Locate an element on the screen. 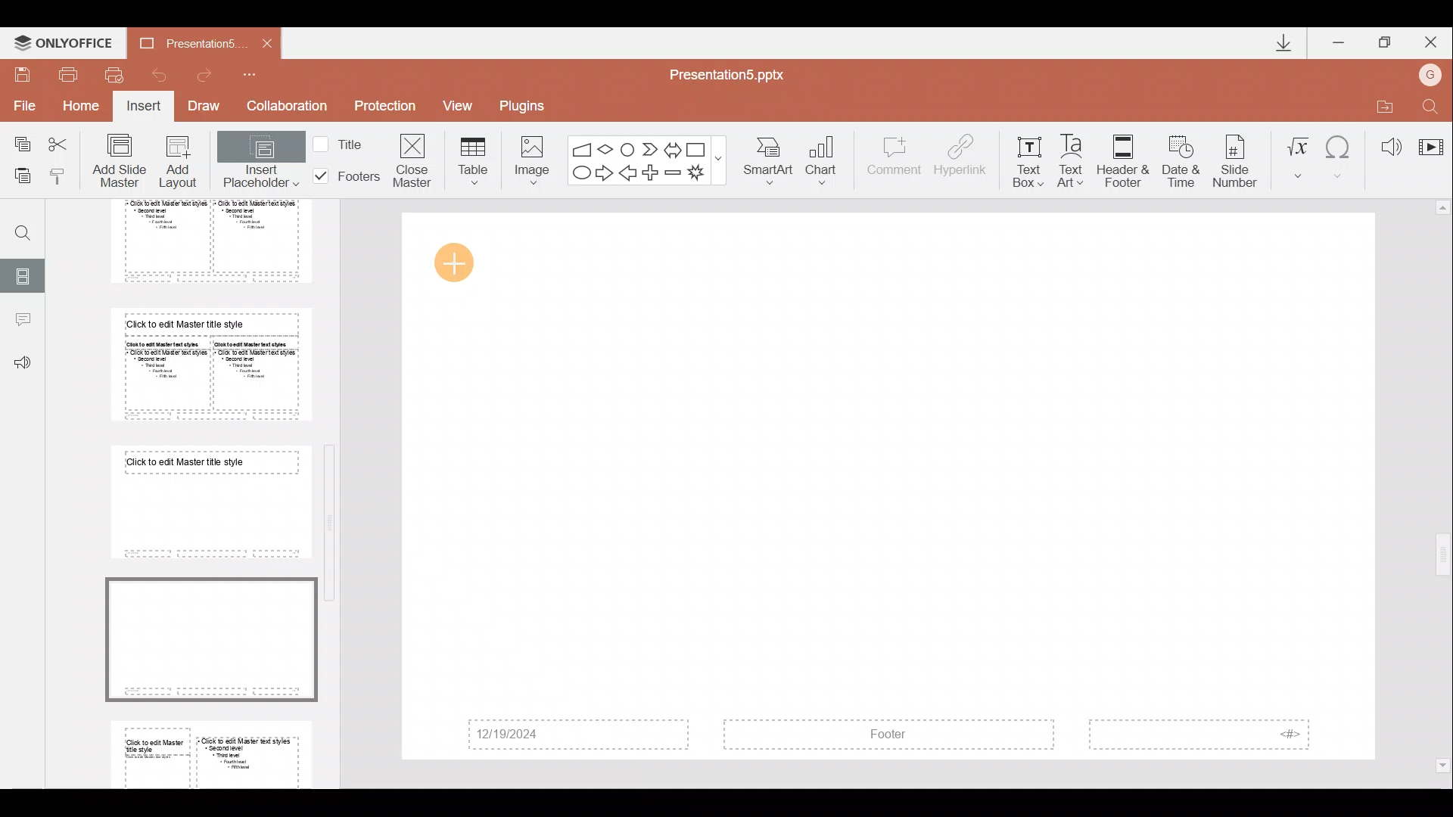 The image size is (1453, 817). Video is located at coordinates (1430, 140).